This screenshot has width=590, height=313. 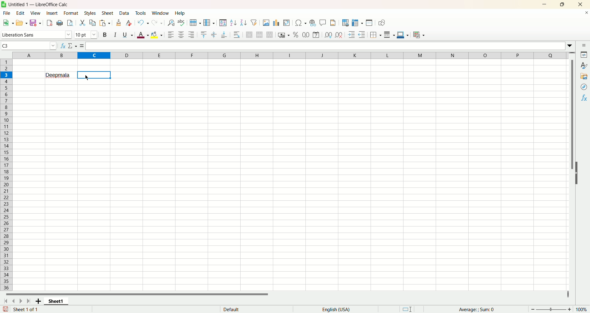 I want to click on Font size, so click(x=87, y=34).